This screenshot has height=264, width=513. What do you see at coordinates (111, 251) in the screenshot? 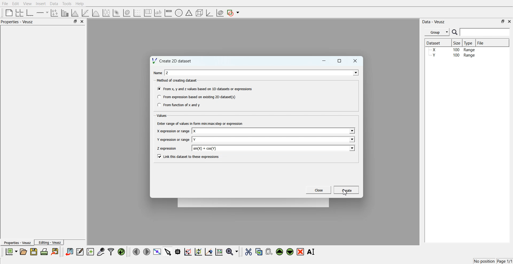
I see `Filter dataset` at bounding box center [111, 251].